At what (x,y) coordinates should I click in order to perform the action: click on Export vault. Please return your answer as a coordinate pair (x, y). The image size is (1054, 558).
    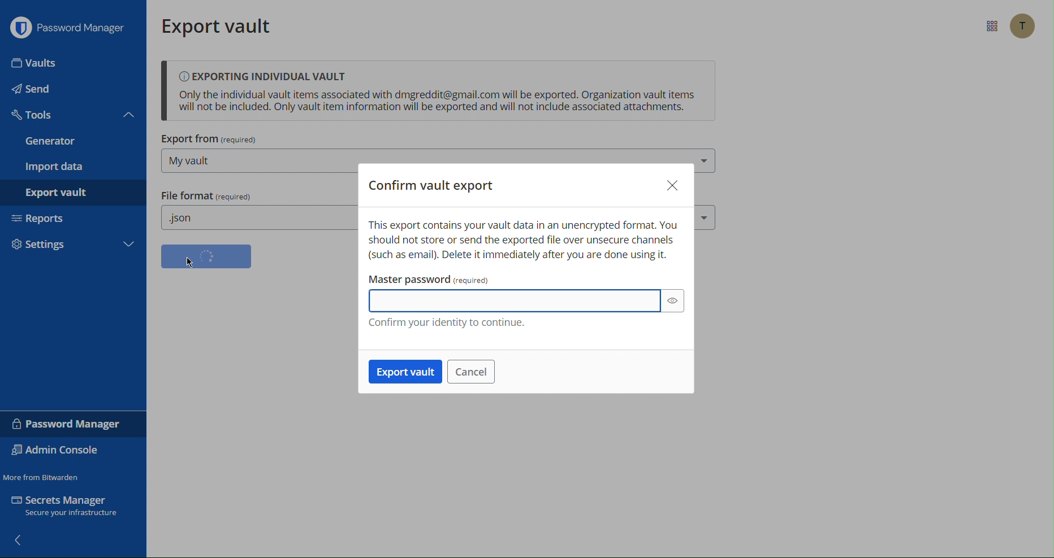
    Looking at the image, I should click on (403, 373).